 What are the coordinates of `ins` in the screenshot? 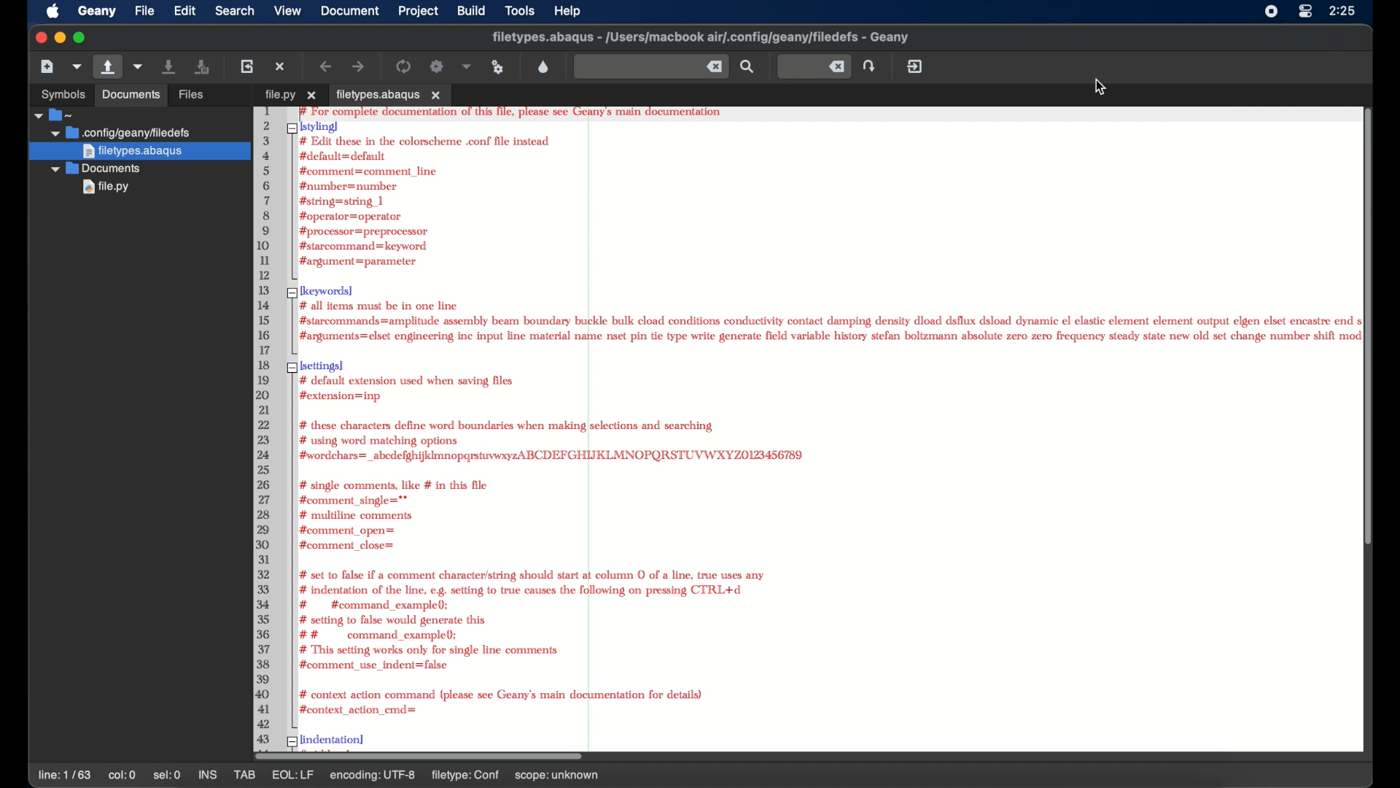 It's located at (209, 775).